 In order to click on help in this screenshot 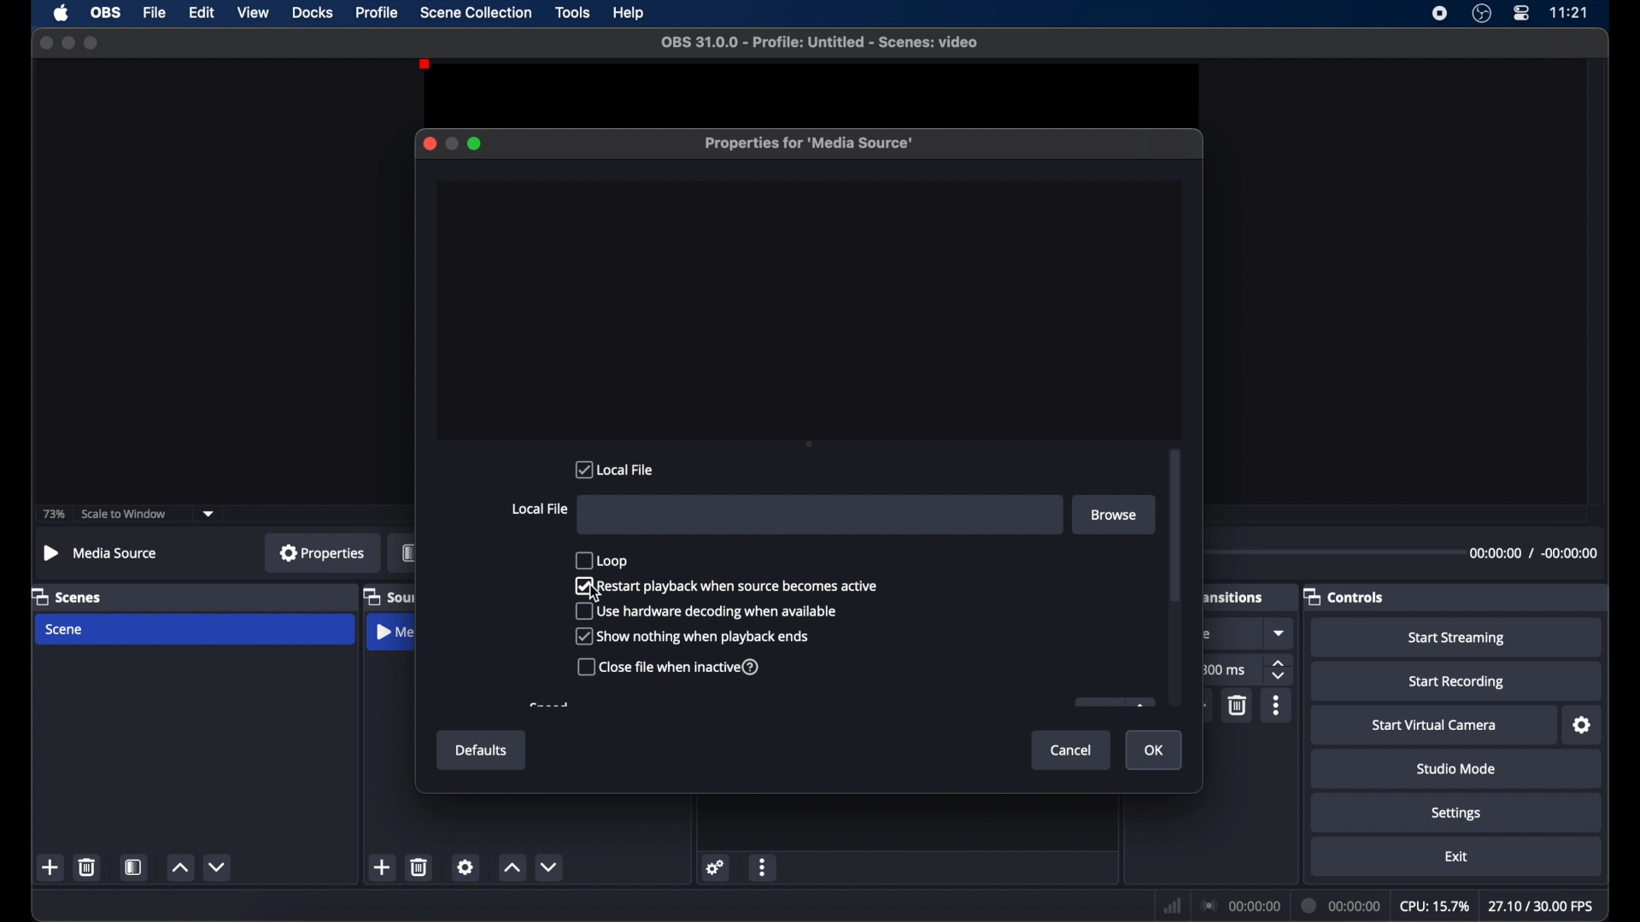, I will do `click(630, 13)`.